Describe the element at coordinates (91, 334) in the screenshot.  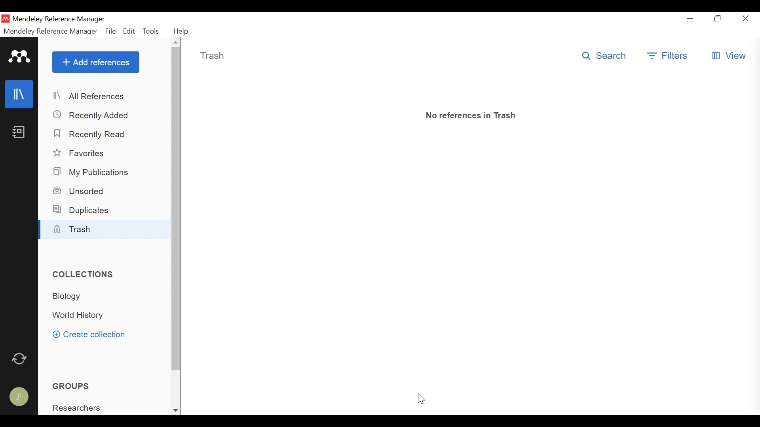
I see `Create Collection` at that location.